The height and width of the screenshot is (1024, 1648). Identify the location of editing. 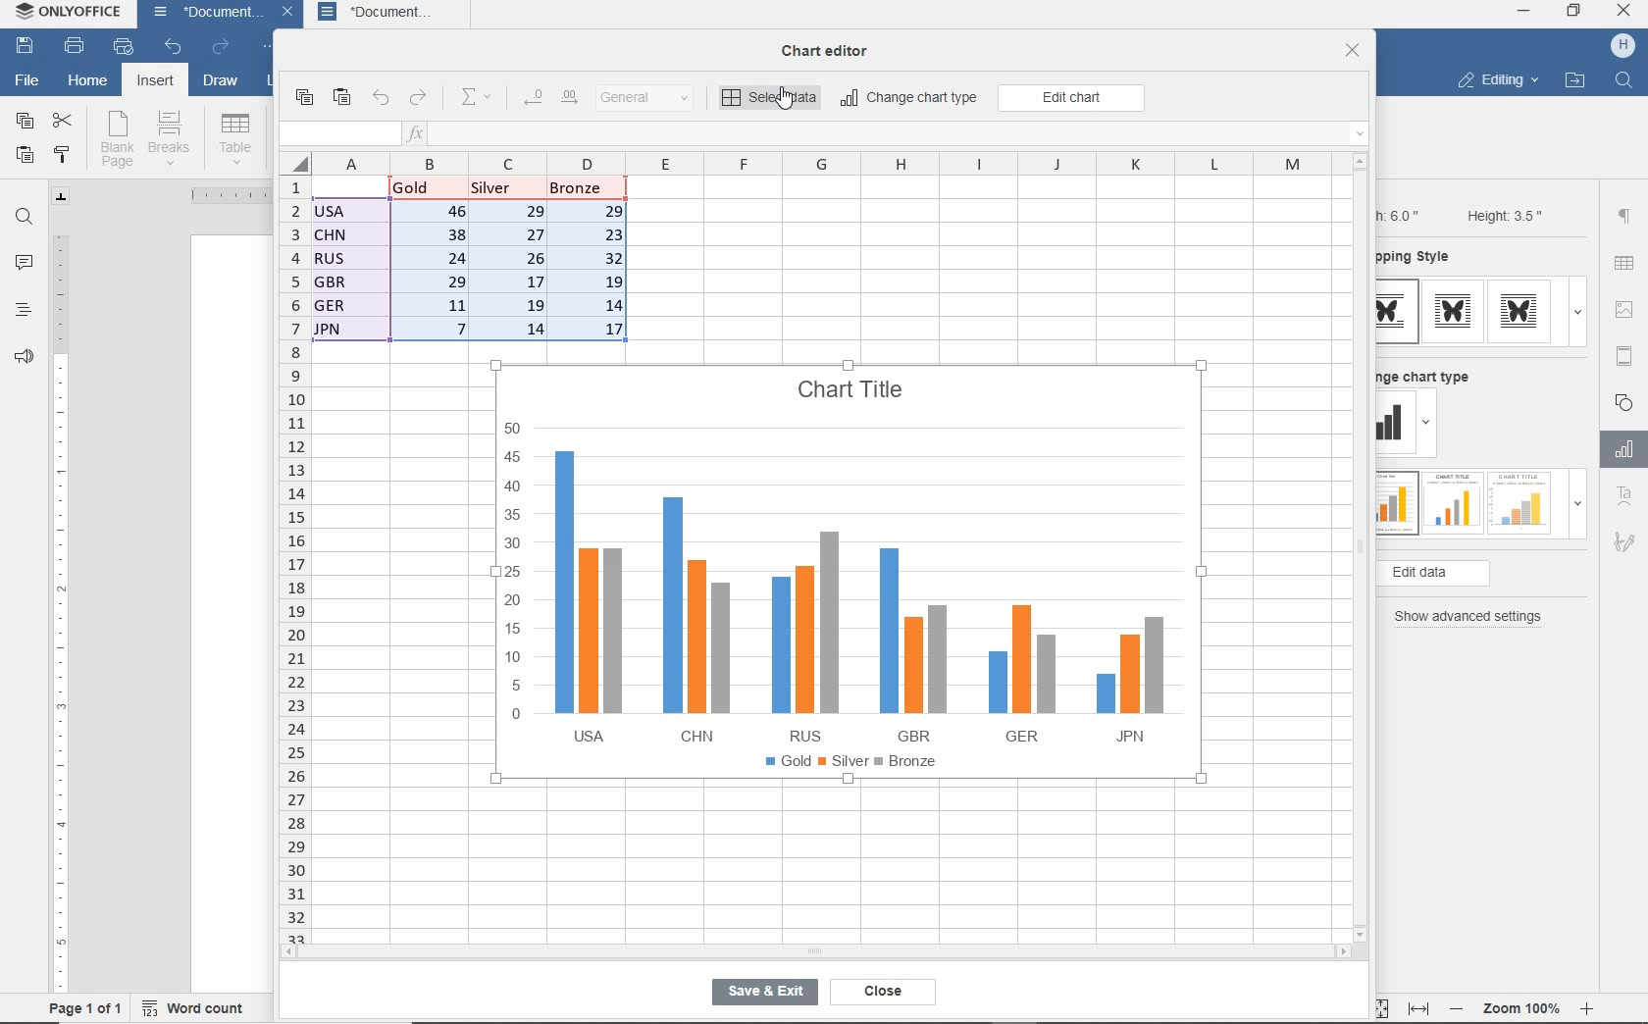
(1497, 82).